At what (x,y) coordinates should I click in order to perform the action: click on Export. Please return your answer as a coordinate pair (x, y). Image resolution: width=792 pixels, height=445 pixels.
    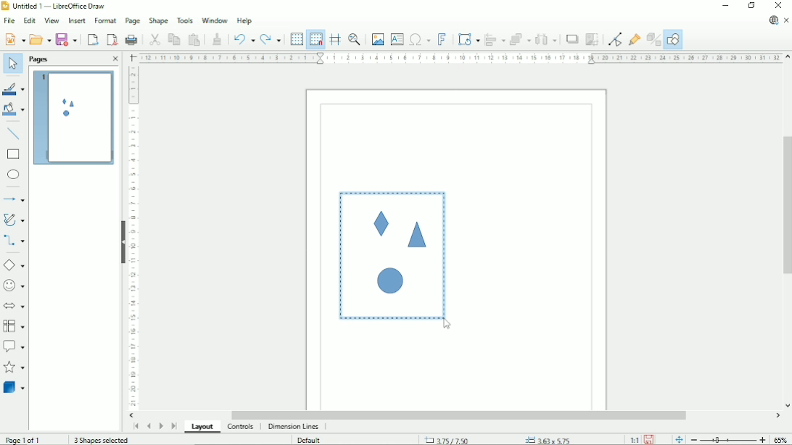
    Looking at the image, I should click on (92, 39).